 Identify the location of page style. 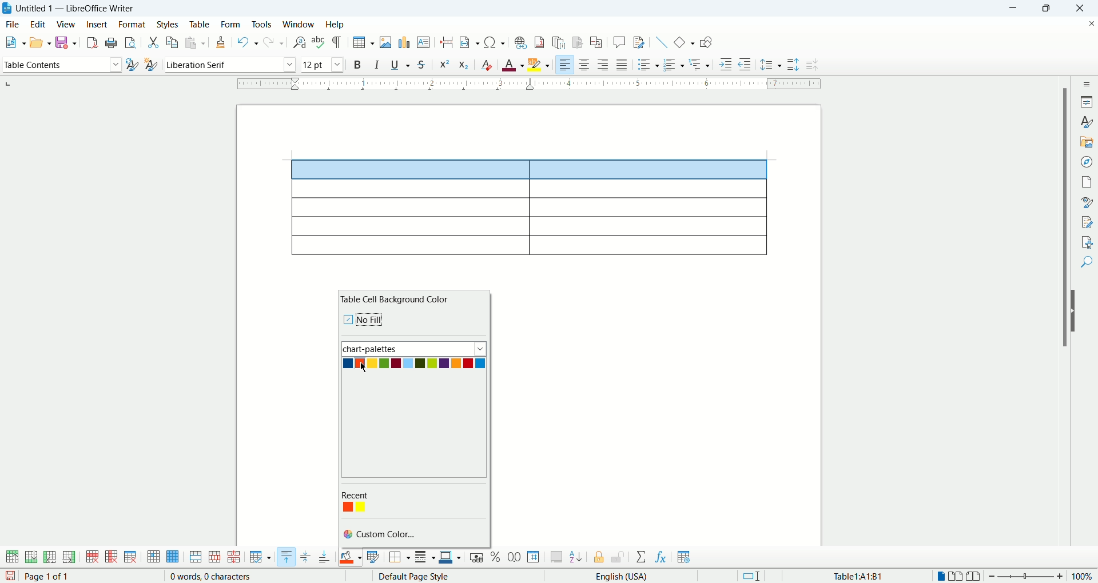
(444, 576).